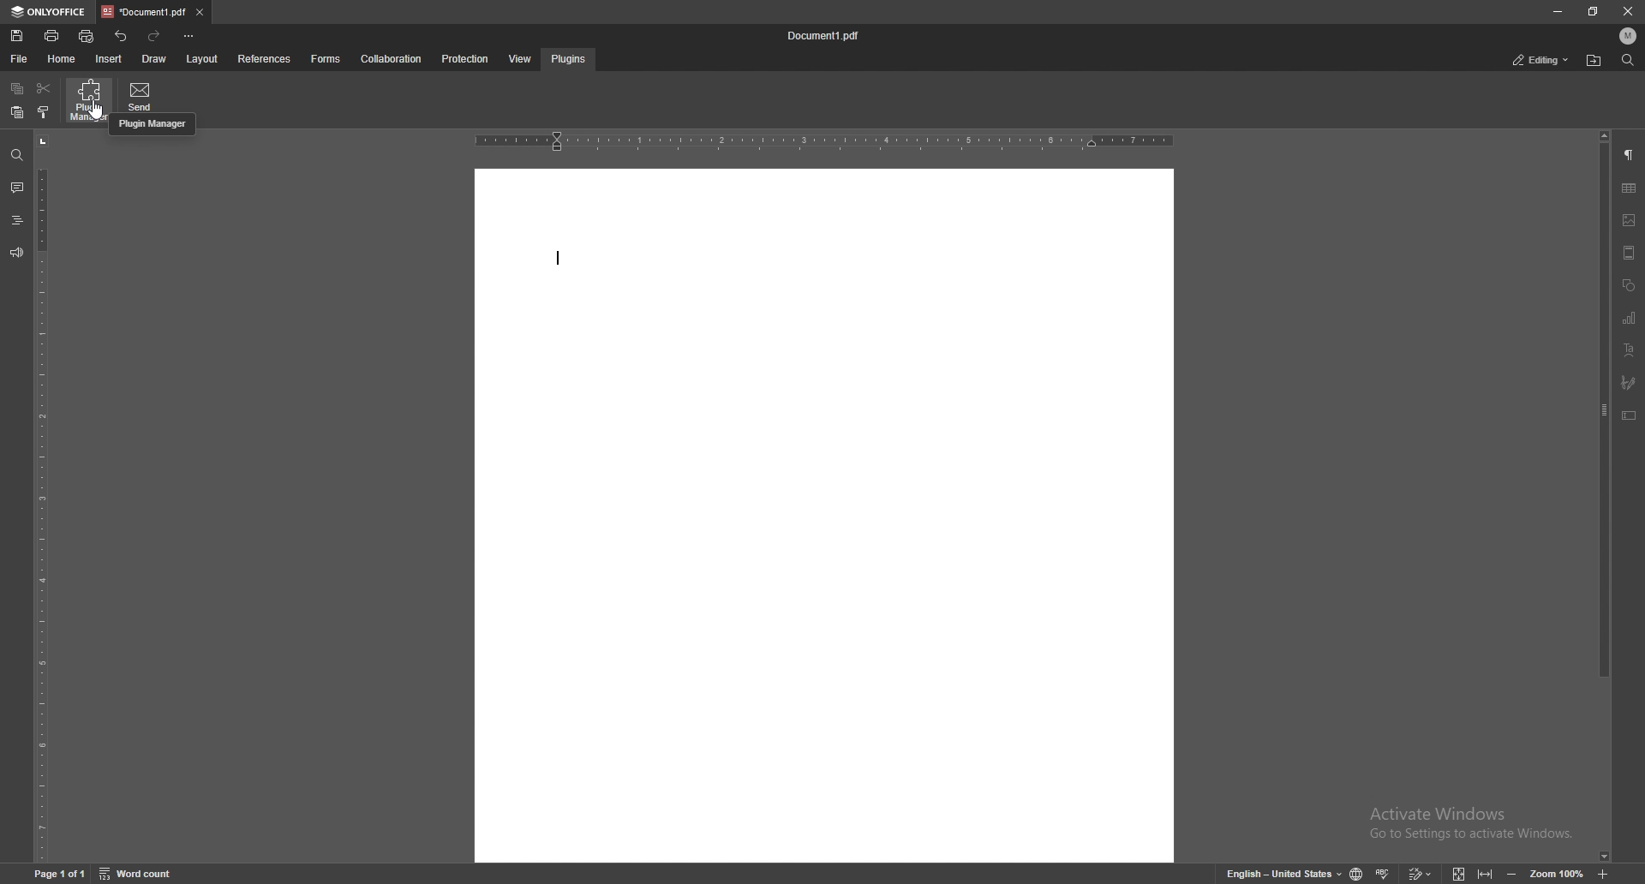  What do you see at coordinates (1510, 870) in the screenshot?
I see `zoom out` at bounding box center [1510, 870].